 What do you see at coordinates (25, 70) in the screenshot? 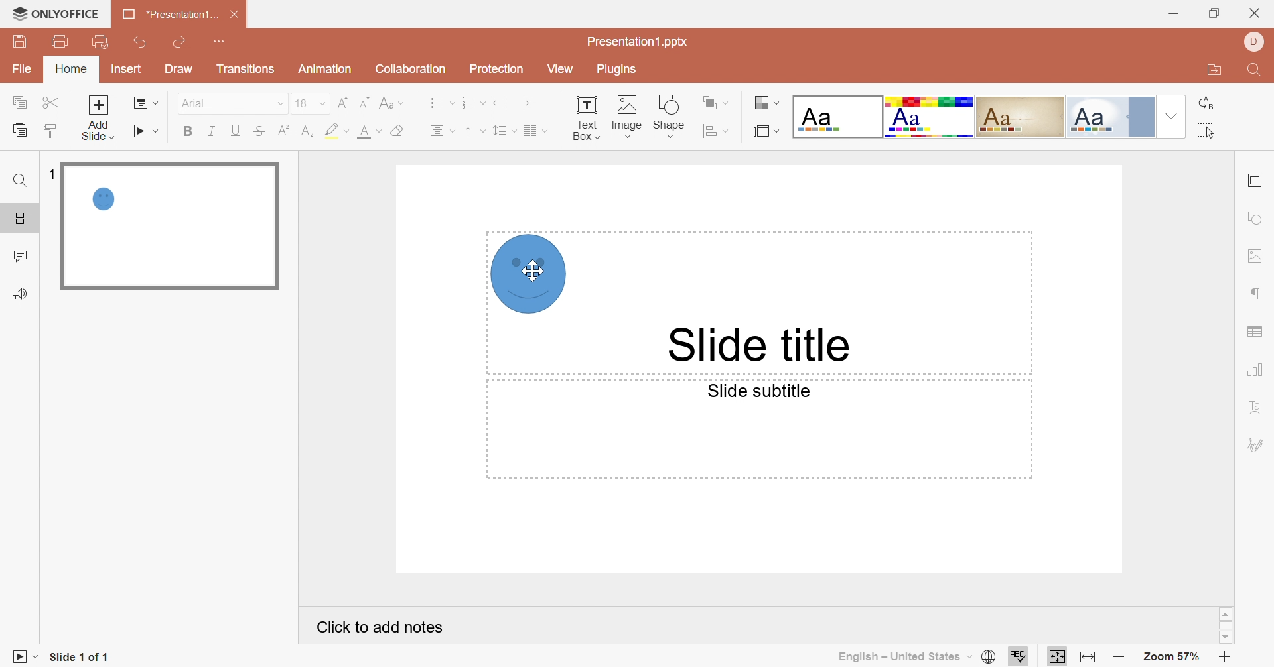
I see `File` at bounding box center [25, 70].